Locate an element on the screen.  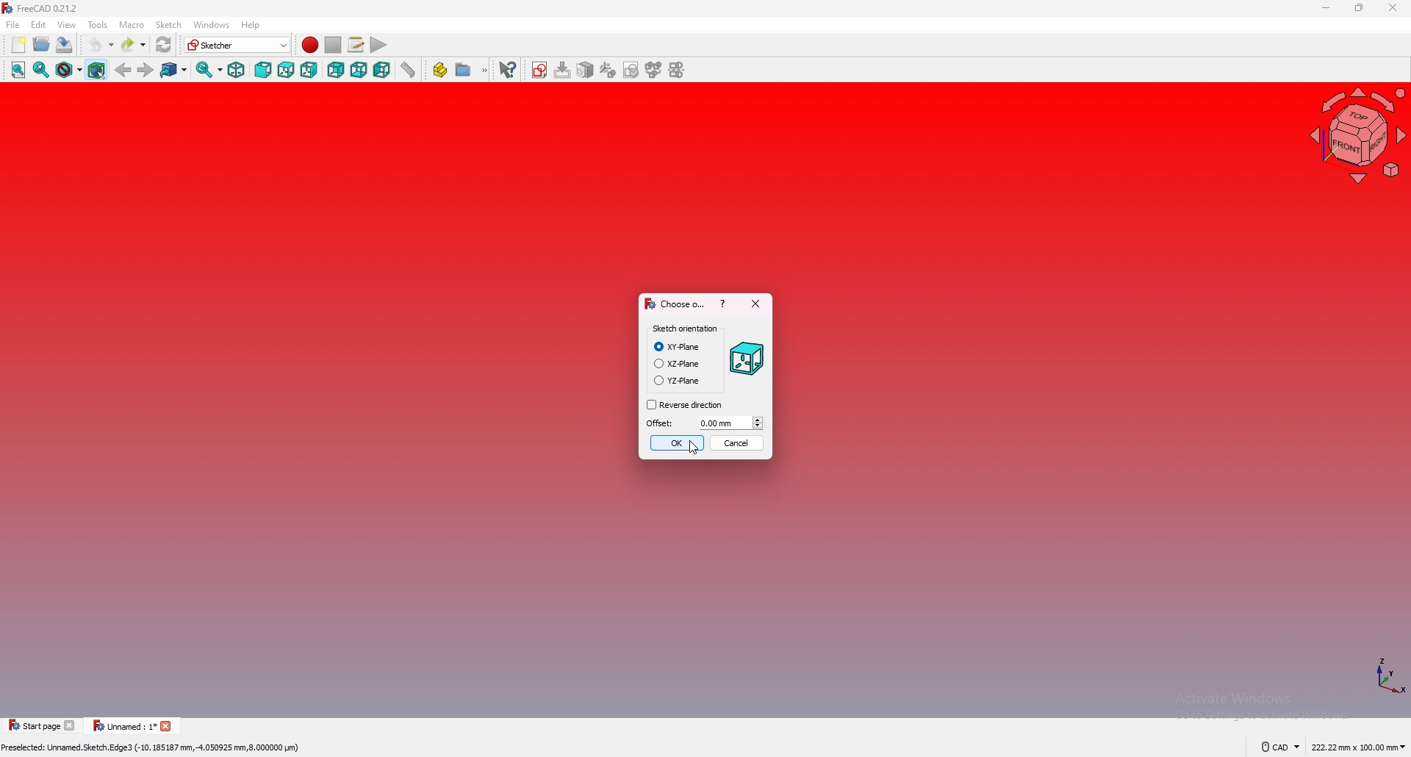
ok is located at coordinates (677, 442).